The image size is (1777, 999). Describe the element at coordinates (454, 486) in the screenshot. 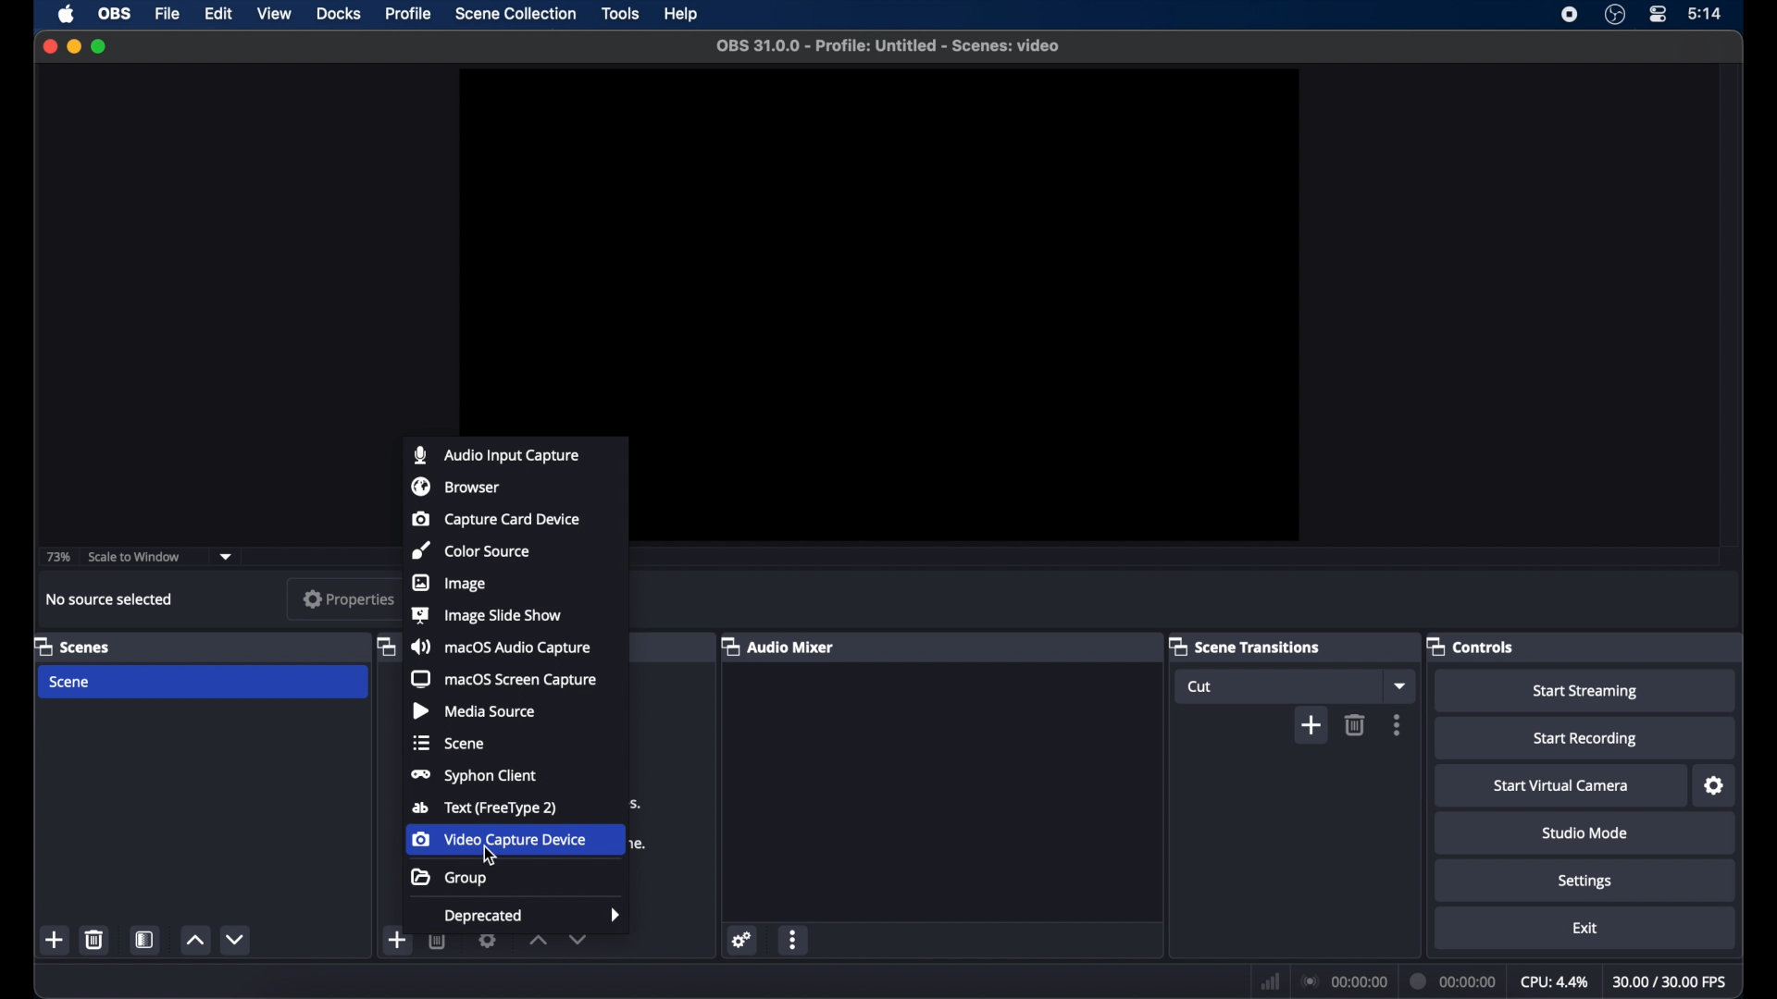

I see `browser` at that location.